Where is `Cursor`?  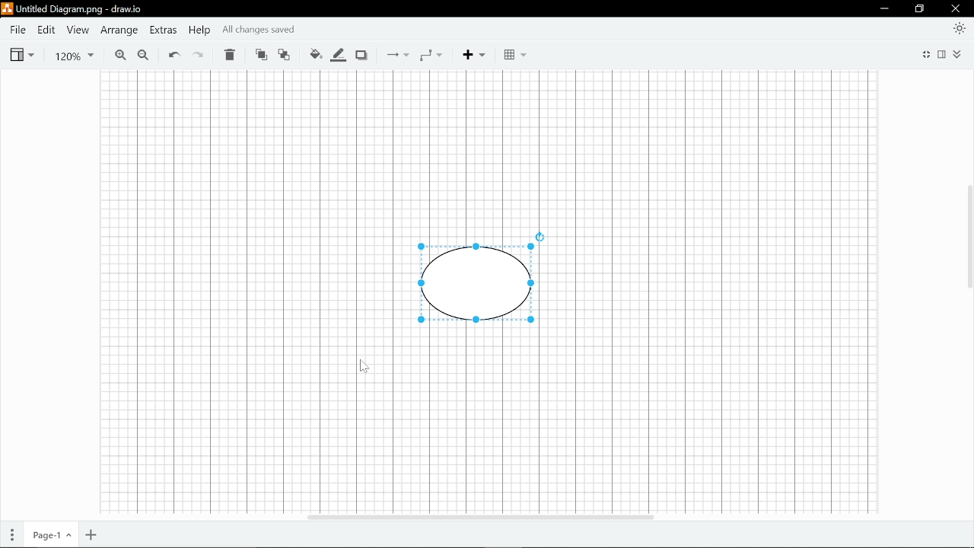
Cursor is located at coordinates (364, 365).